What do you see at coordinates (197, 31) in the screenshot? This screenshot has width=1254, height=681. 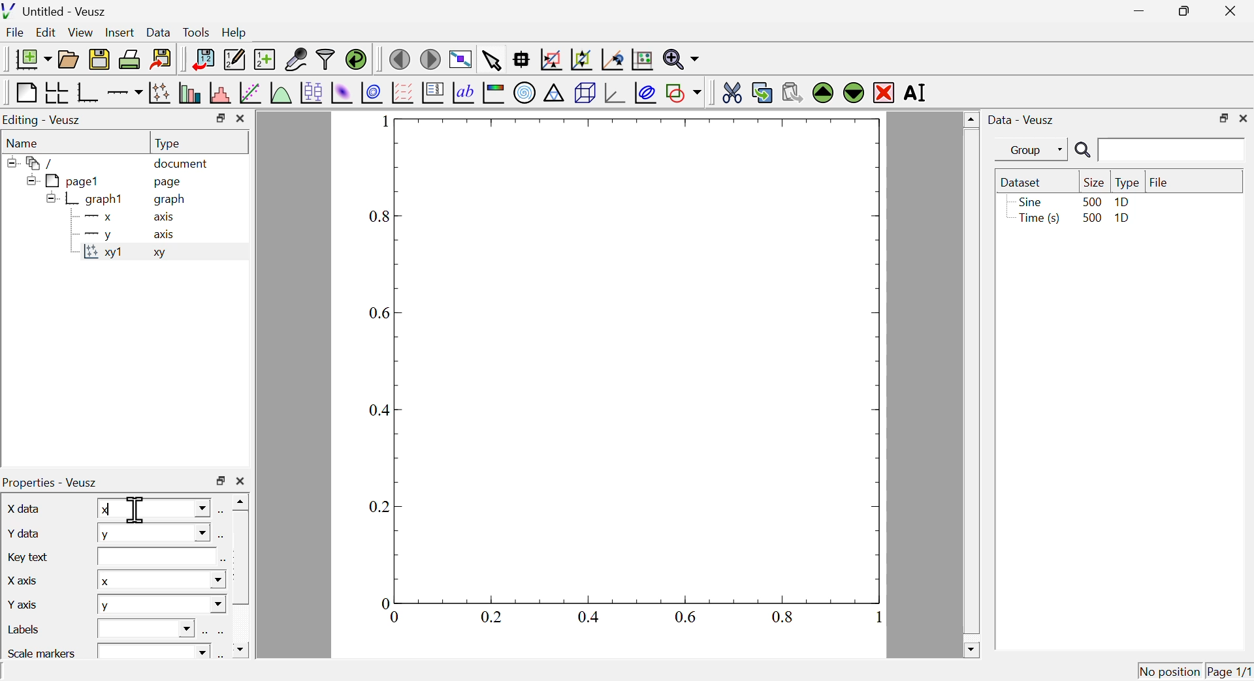 I see `tools` at bounding box center [197, 31].